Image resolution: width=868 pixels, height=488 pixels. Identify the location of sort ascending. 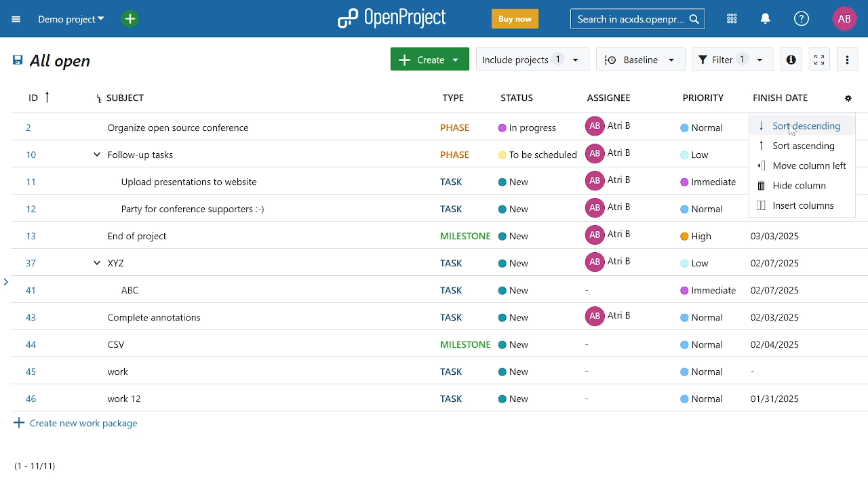
(804, 146).